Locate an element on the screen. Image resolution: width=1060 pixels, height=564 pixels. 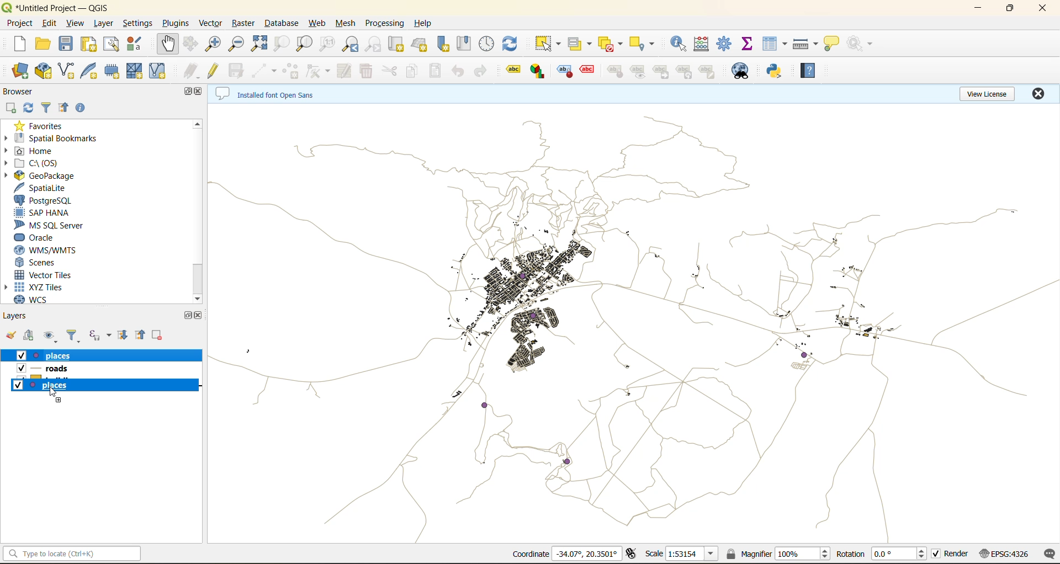
highlight pinned labels and diagram is located at coordinates (564, 72).